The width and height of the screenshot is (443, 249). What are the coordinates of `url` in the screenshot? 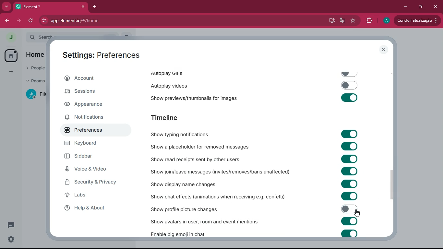 It's located at (94, 21).